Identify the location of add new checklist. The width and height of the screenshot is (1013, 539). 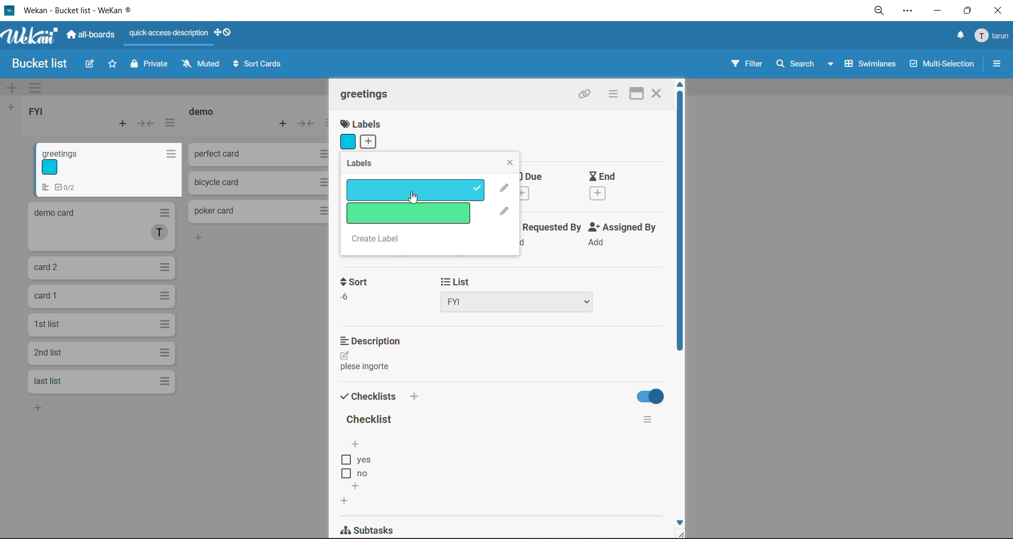
(343, 500).